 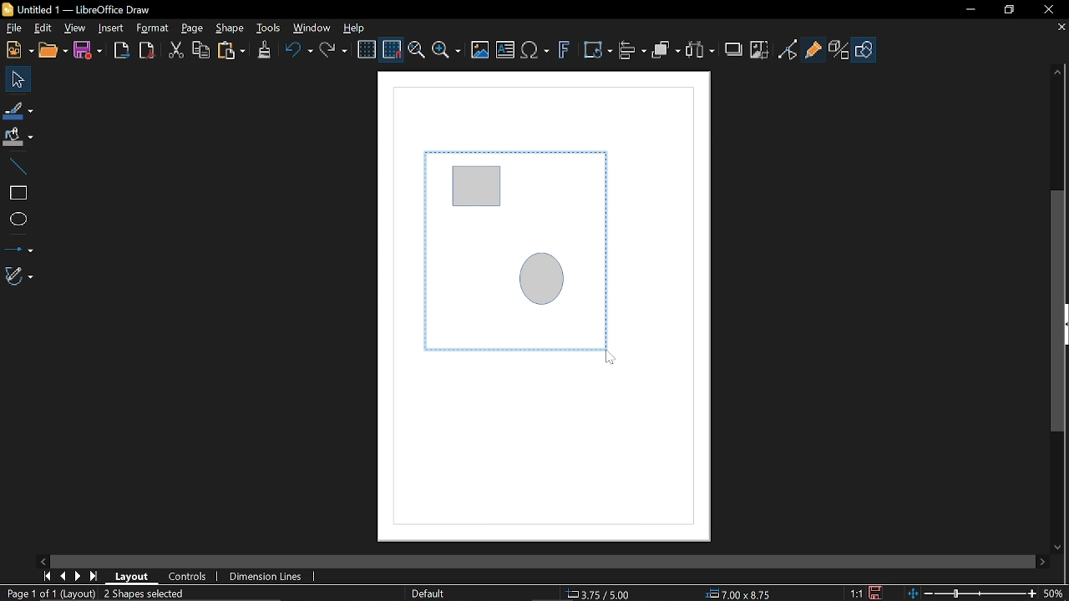 What do you see at coordinates (597, 51) in the screenshot?
I see `Transform` at bounding box center [597, 51].